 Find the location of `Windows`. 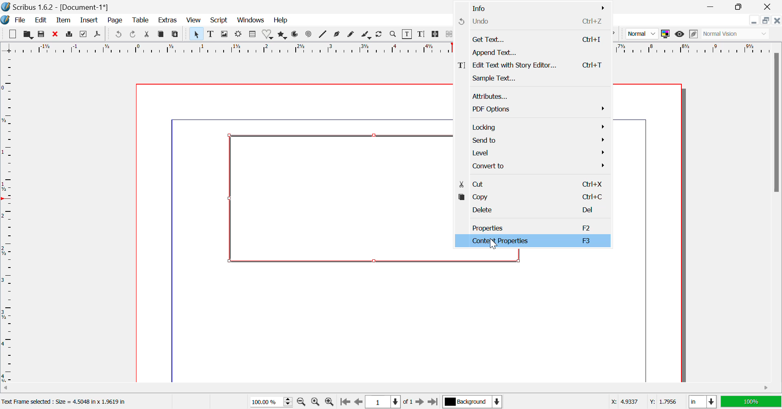

Windows is located at coordinates (251, 20).